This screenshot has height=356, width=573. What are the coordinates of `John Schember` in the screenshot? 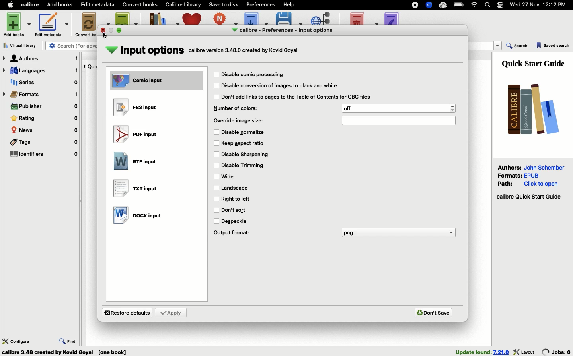 It's located at (546, 167).